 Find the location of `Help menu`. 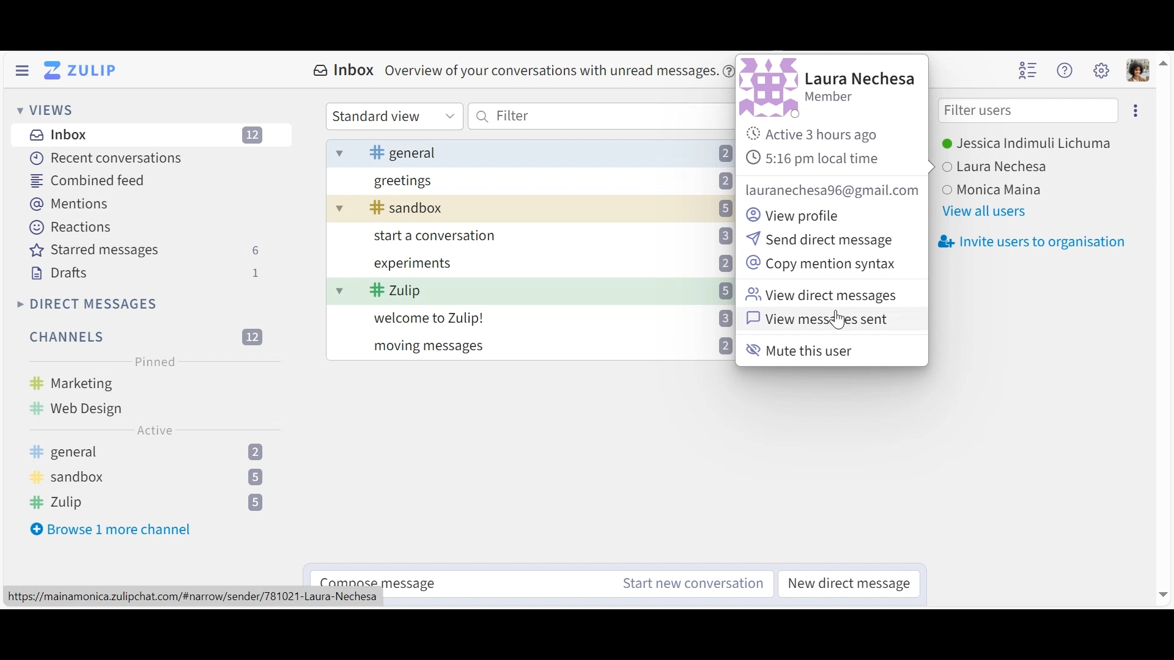

Help menu is located at coordinates (1065, 71).